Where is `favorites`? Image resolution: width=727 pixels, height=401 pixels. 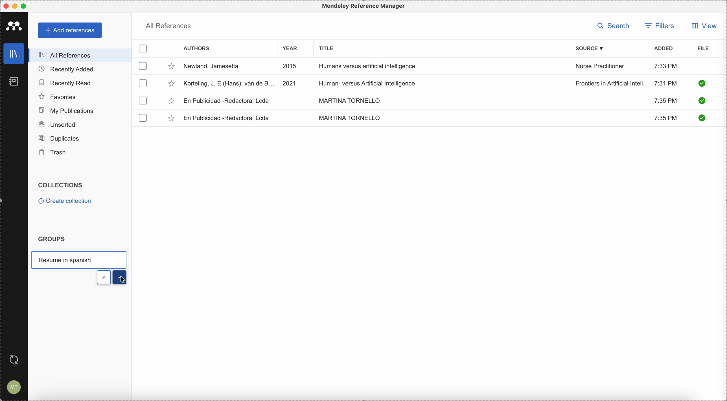
favorites is located at coordinates (58, 97).